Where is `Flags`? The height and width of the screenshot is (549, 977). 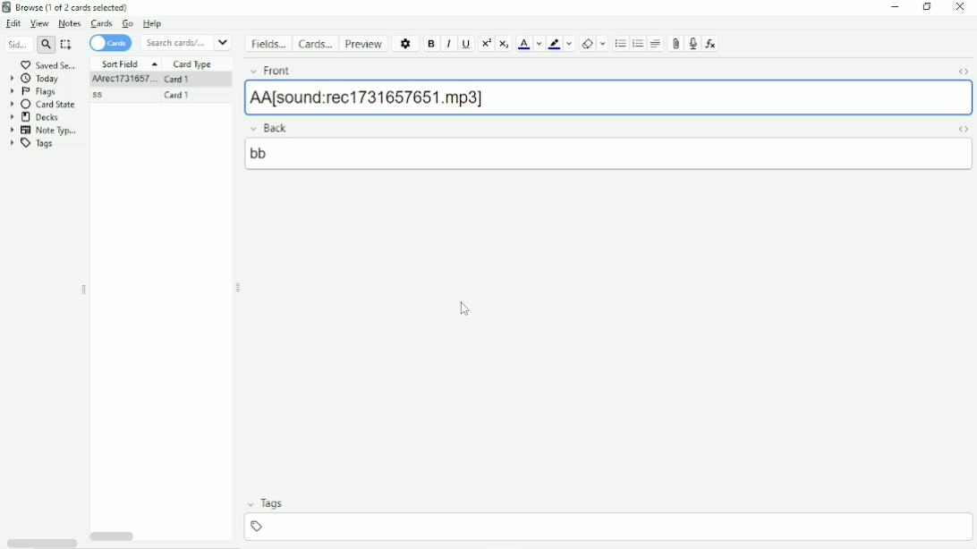
Flags is located at coordinates (38, 92).